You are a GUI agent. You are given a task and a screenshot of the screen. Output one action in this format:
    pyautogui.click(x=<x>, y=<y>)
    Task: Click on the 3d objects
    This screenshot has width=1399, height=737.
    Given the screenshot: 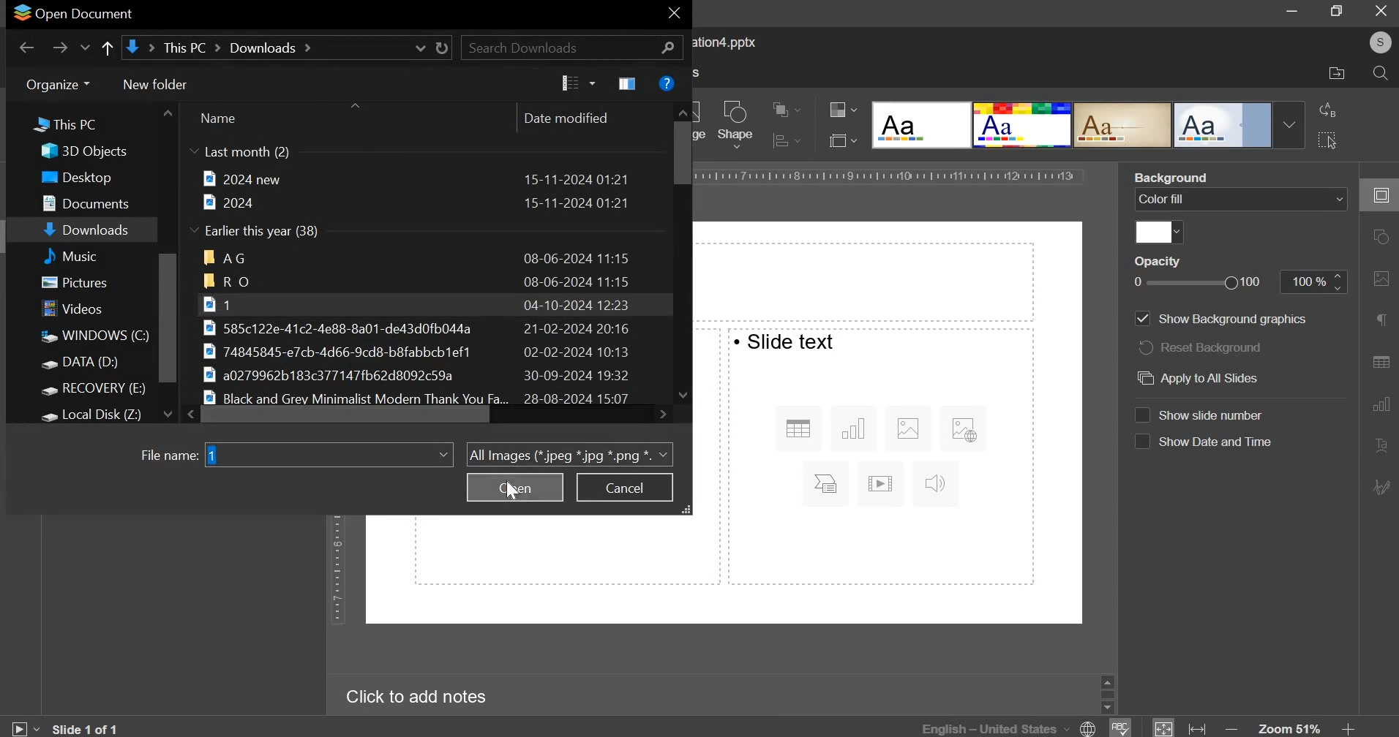 What is the action you would take?
    pyautogui.click(x=89, y=151)
    